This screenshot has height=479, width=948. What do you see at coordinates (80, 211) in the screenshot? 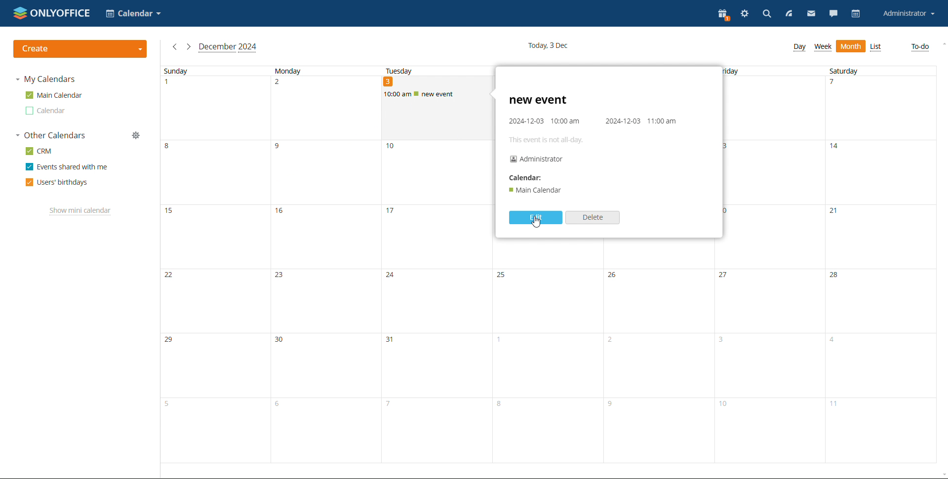
I see `show mini calendar` at bounding box center [80, 211].